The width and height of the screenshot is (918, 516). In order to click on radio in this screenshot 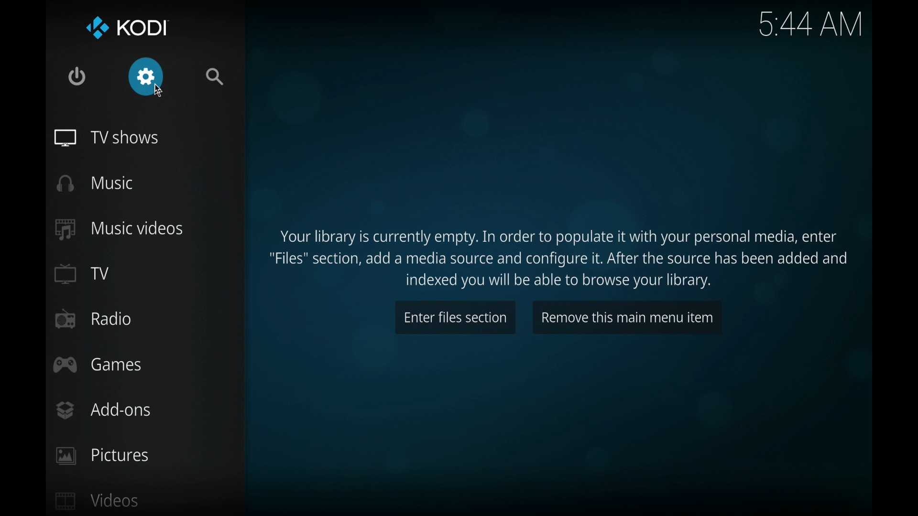, I will do `click(92, 319)`.